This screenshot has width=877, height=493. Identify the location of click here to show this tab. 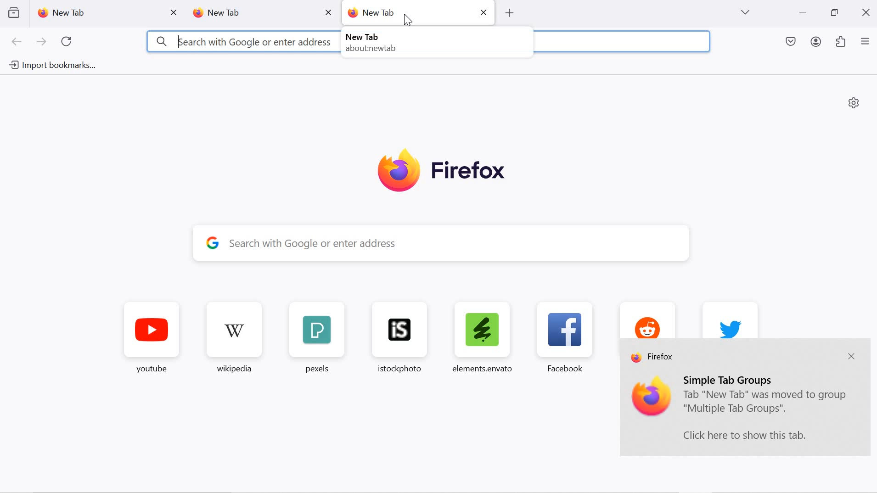
(744, 435).